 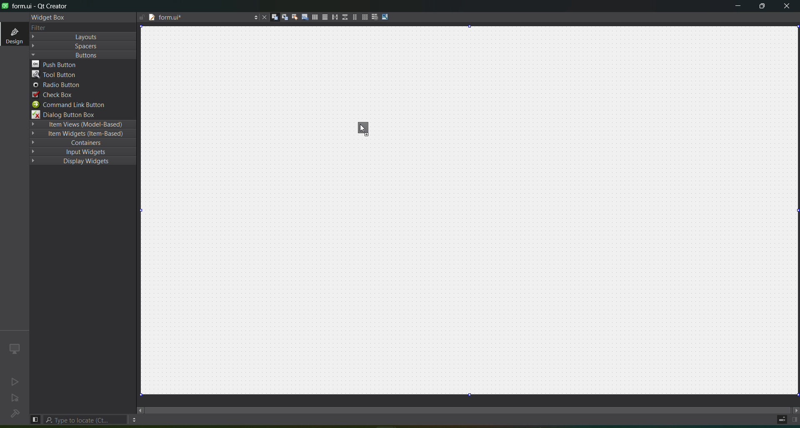 I want to click on edit signal slots, so click(x=282, y=16).